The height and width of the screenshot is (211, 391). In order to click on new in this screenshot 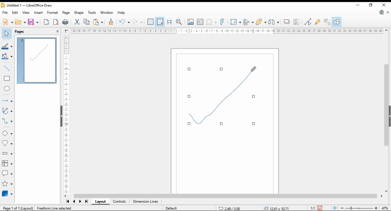, I will do `click(7, 23)`.